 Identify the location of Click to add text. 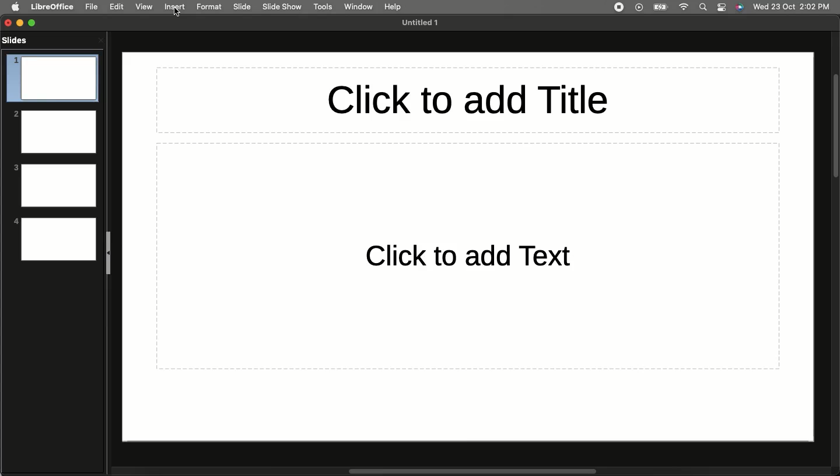
(467, 255).